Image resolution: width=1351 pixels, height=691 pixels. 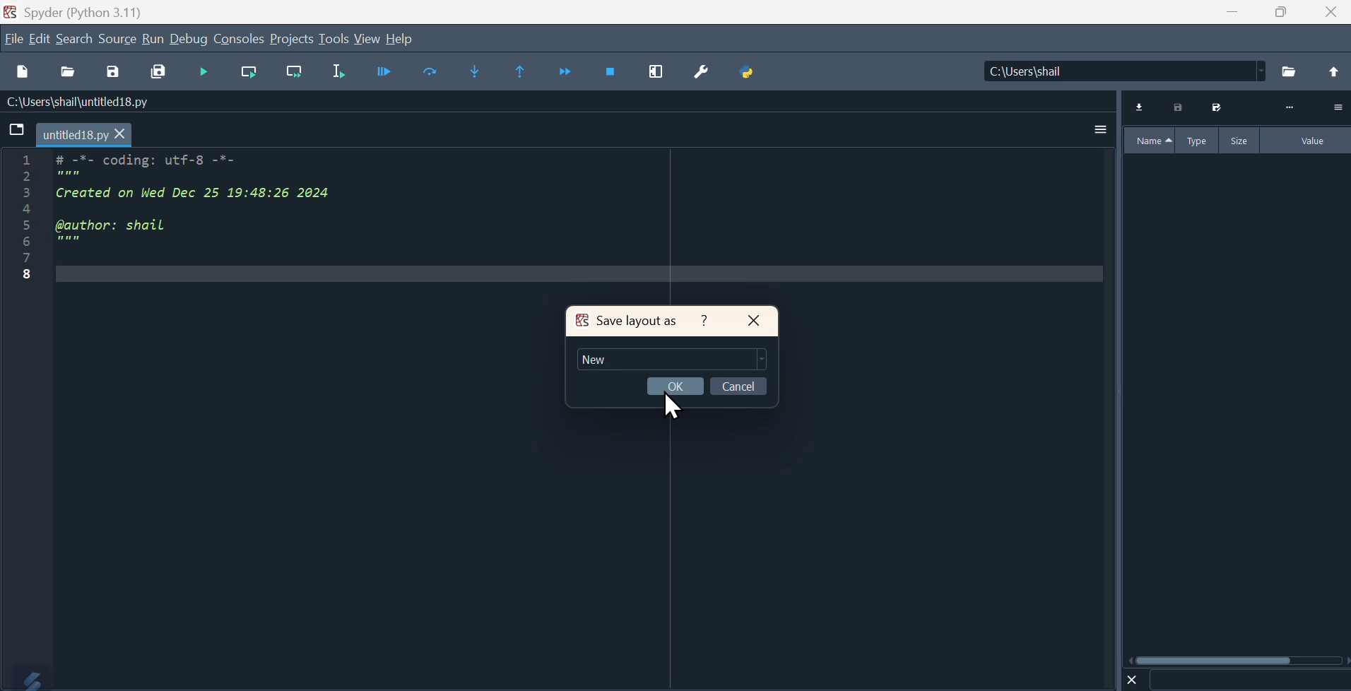 What do you see at coordinates (1241, 140) in the screenshot?
I see `Size` at bounding box center [1241, 140].